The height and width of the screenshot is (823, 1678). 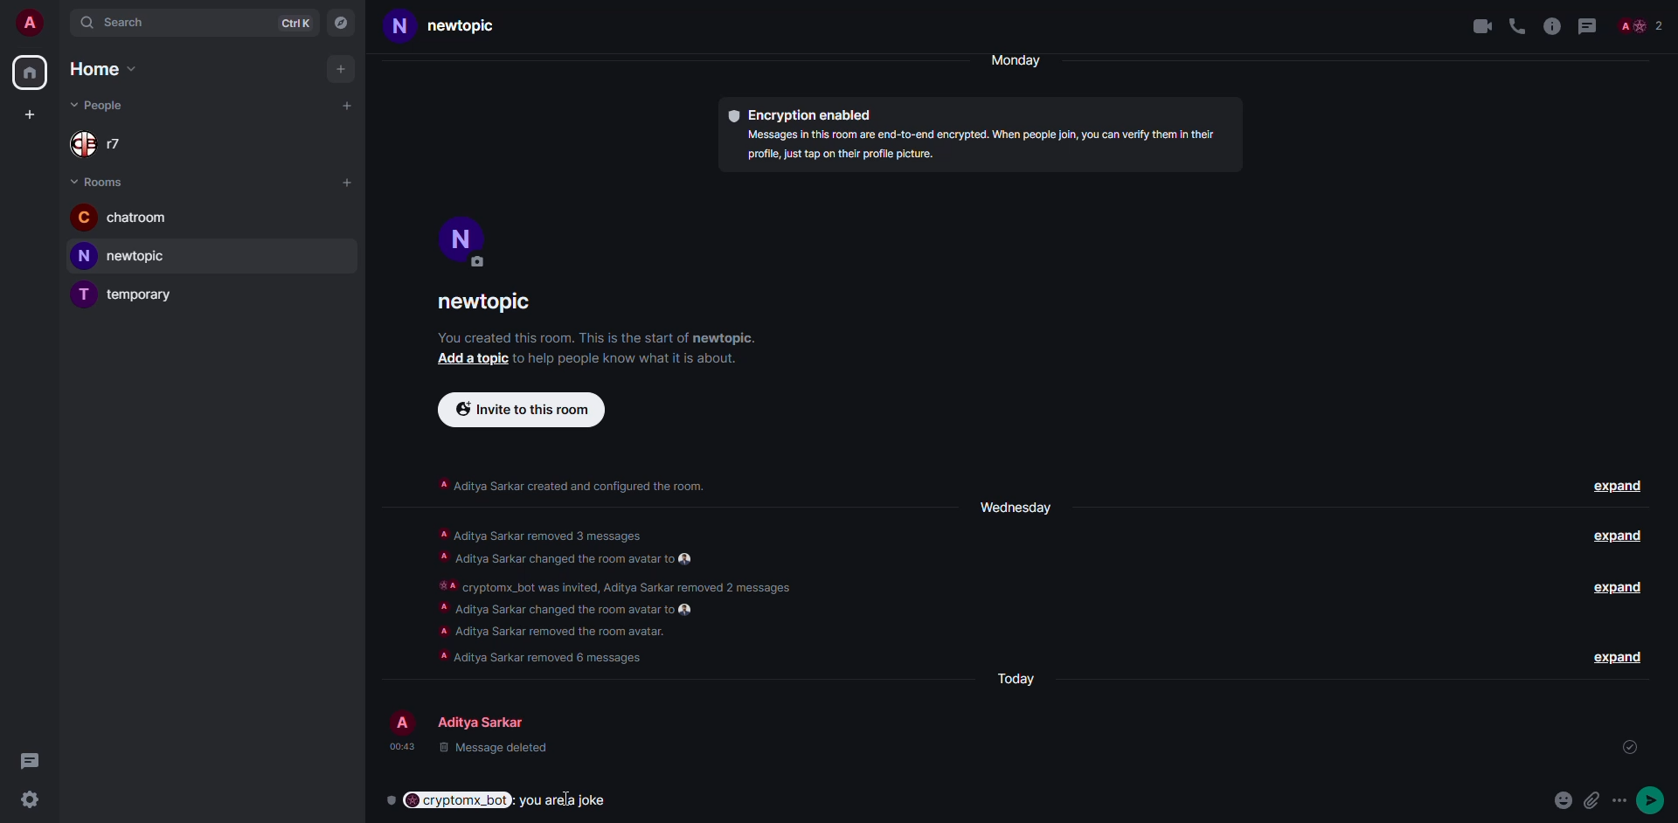 What do you see at coordinates (102, 103) in the screenshot?
I see `people` at bounding box center [102, 103].